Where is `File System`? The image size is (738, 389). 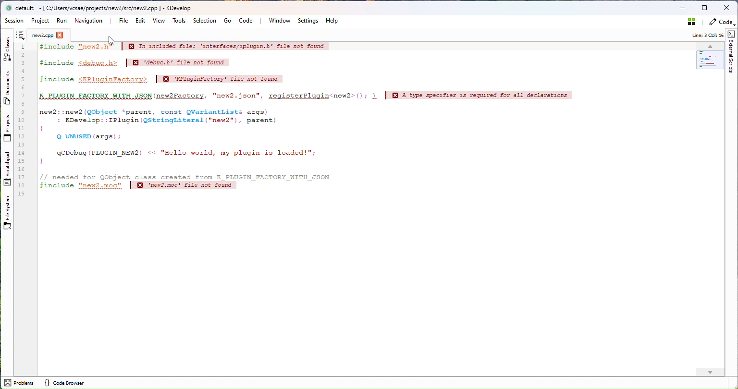
File System is located at coordinates (7, 213).